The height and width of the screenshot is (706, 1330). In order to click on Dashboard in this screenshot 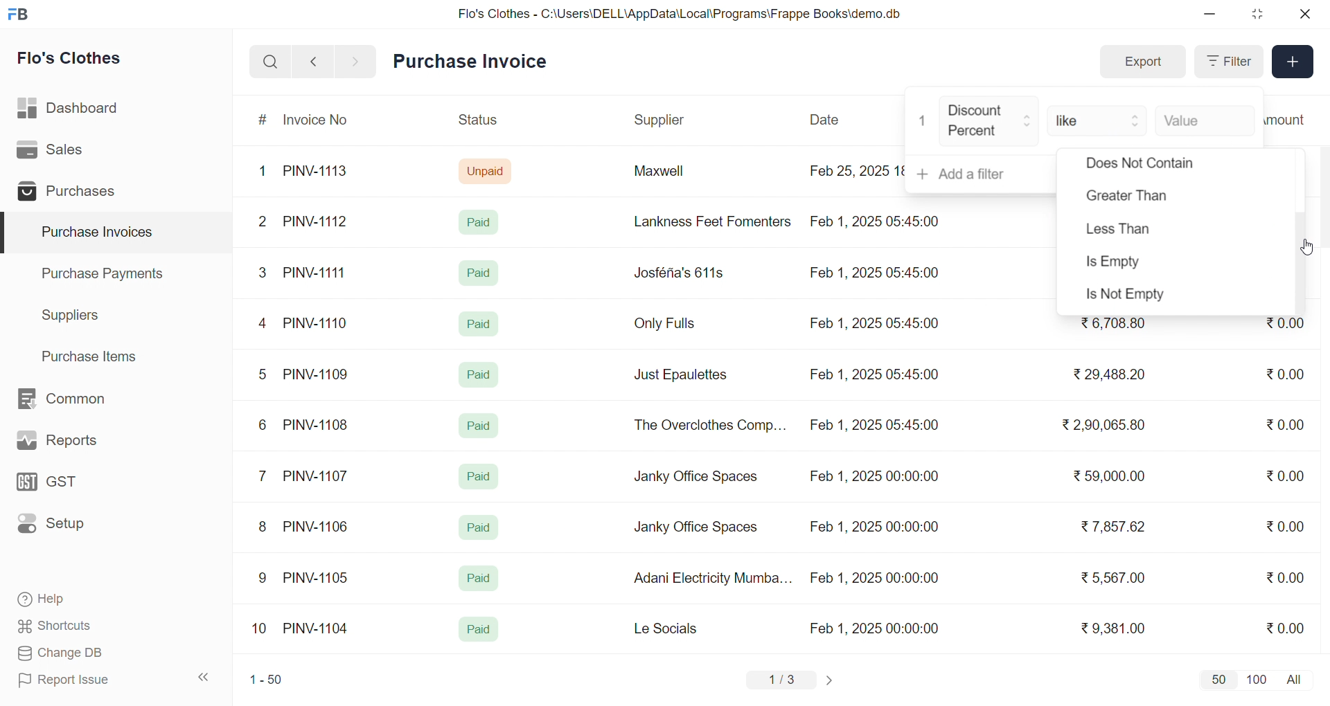, I will do `click(72, 111)`.